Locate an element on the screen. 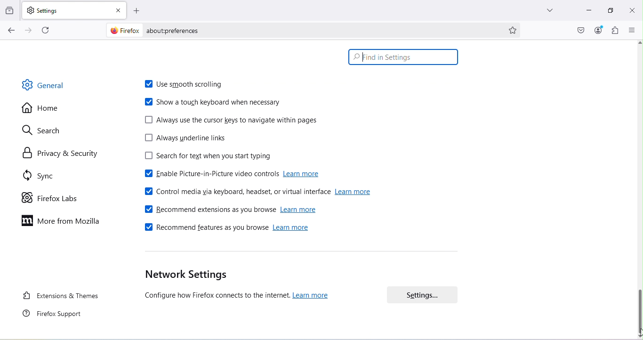  move up is located at coordinates (639, 42).